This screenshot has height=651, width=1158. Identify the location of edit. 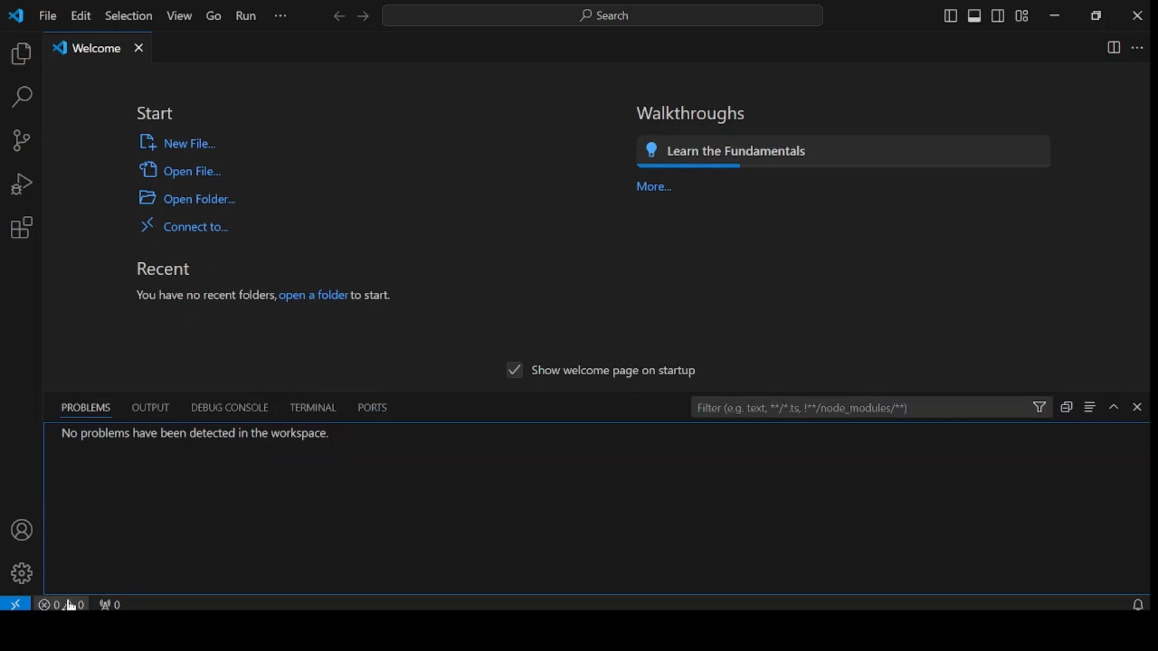
(80, 16).